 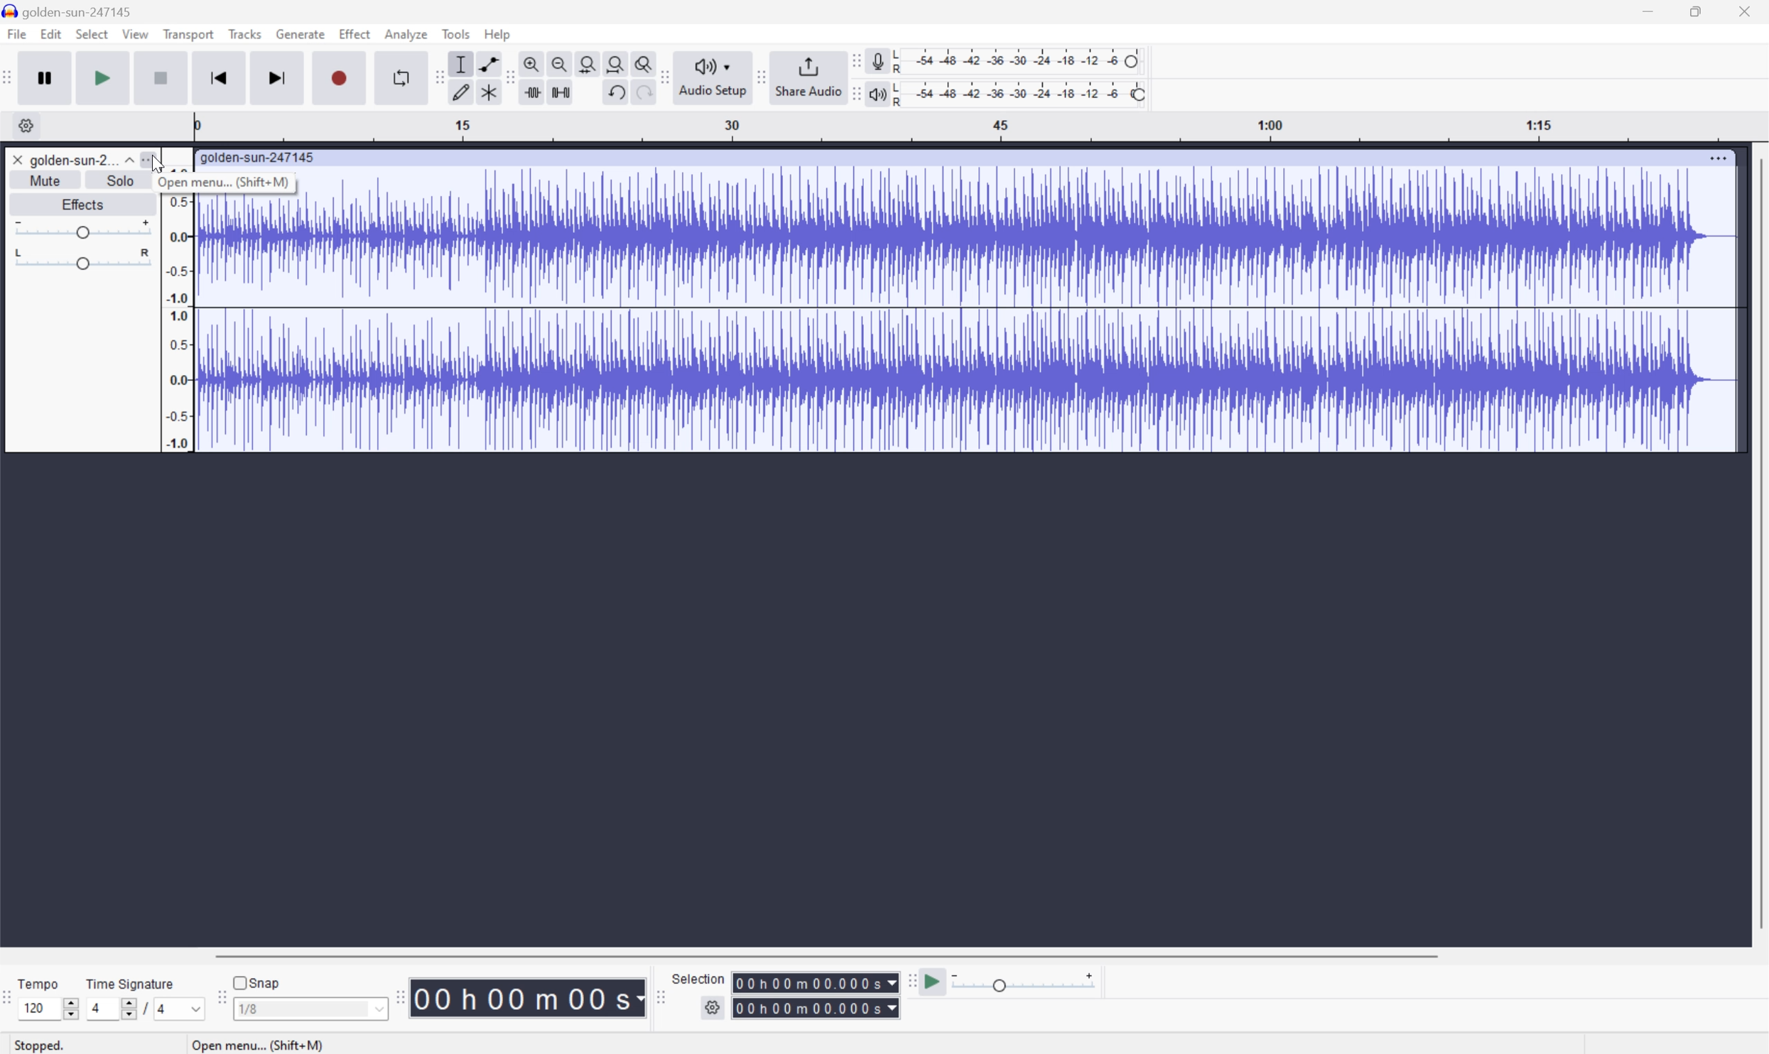 I want to click on Silence audio selection, so click(x=563, y=92).